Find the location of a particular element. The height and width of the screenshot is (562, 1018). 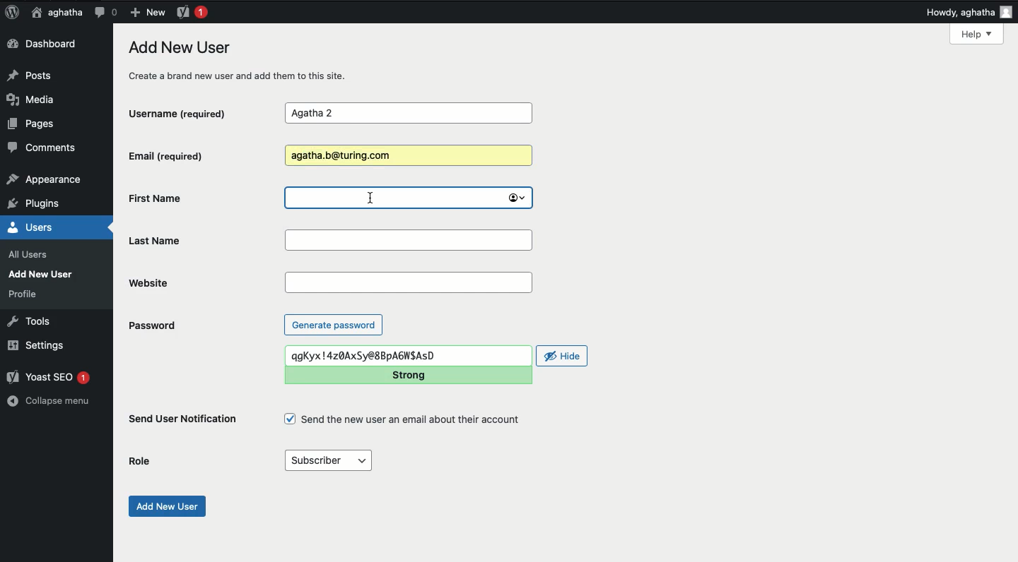

qgKyx | 4z0AxSy@8BpAGWSASD is located at coordinates (410, 356).